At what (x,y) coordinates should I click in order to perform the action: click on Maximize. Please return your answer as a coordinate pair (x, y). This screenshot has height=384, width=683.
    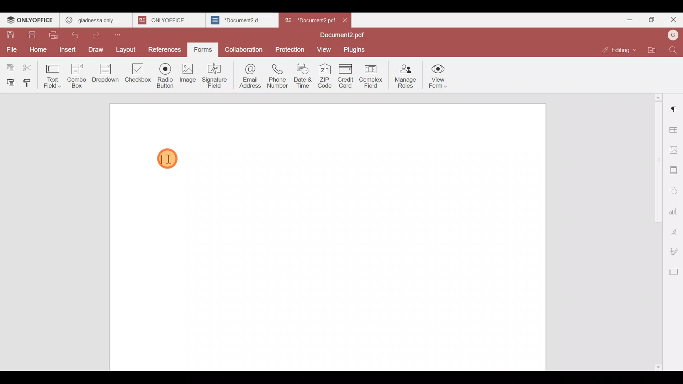
    Looking at the image, I should click on (653, 20).